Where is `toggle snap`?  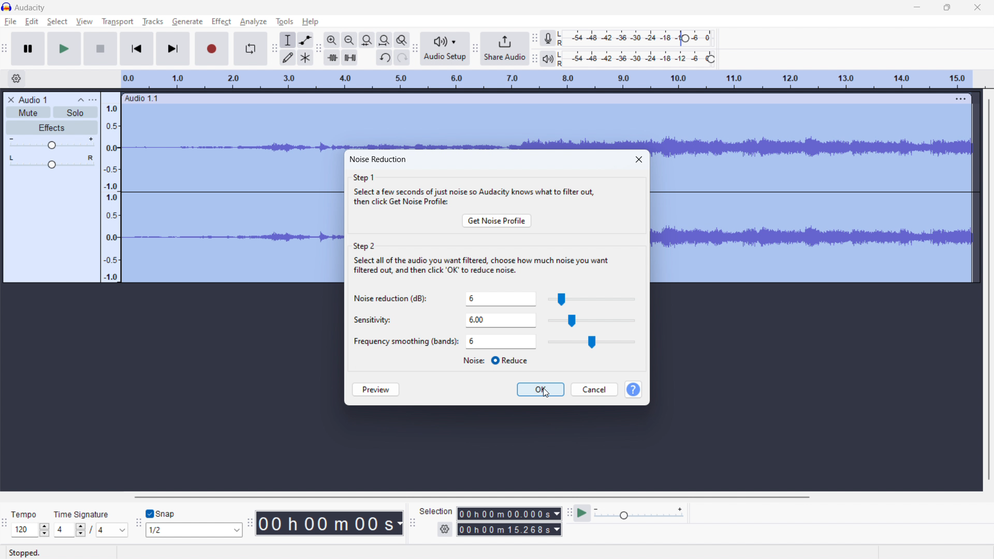 toggle snap is located at coordinates (160, 513).